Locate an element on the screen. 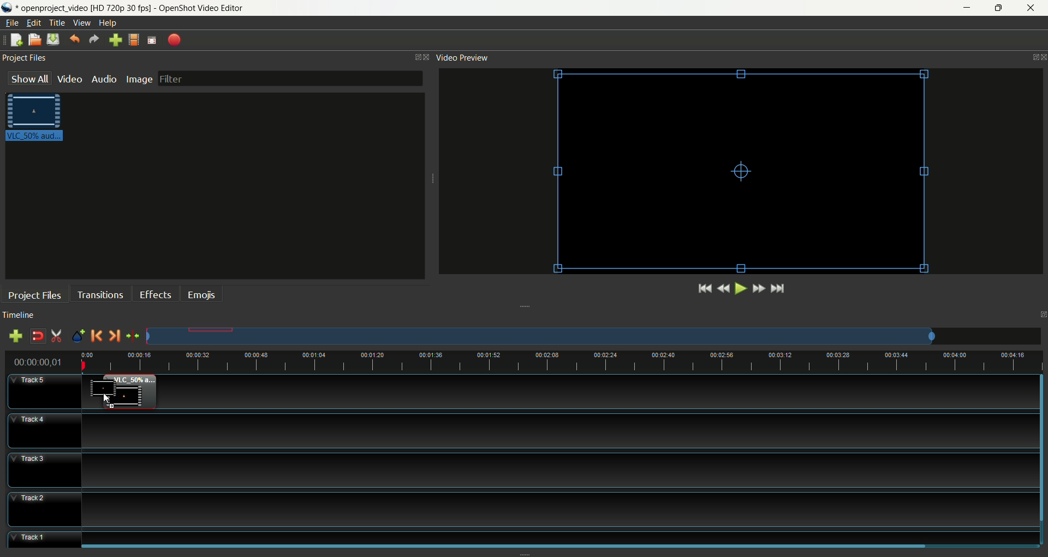 Image resolution: width=1048 pixels, height=557 pixels. maximize window is located at coordinates (415, 57).